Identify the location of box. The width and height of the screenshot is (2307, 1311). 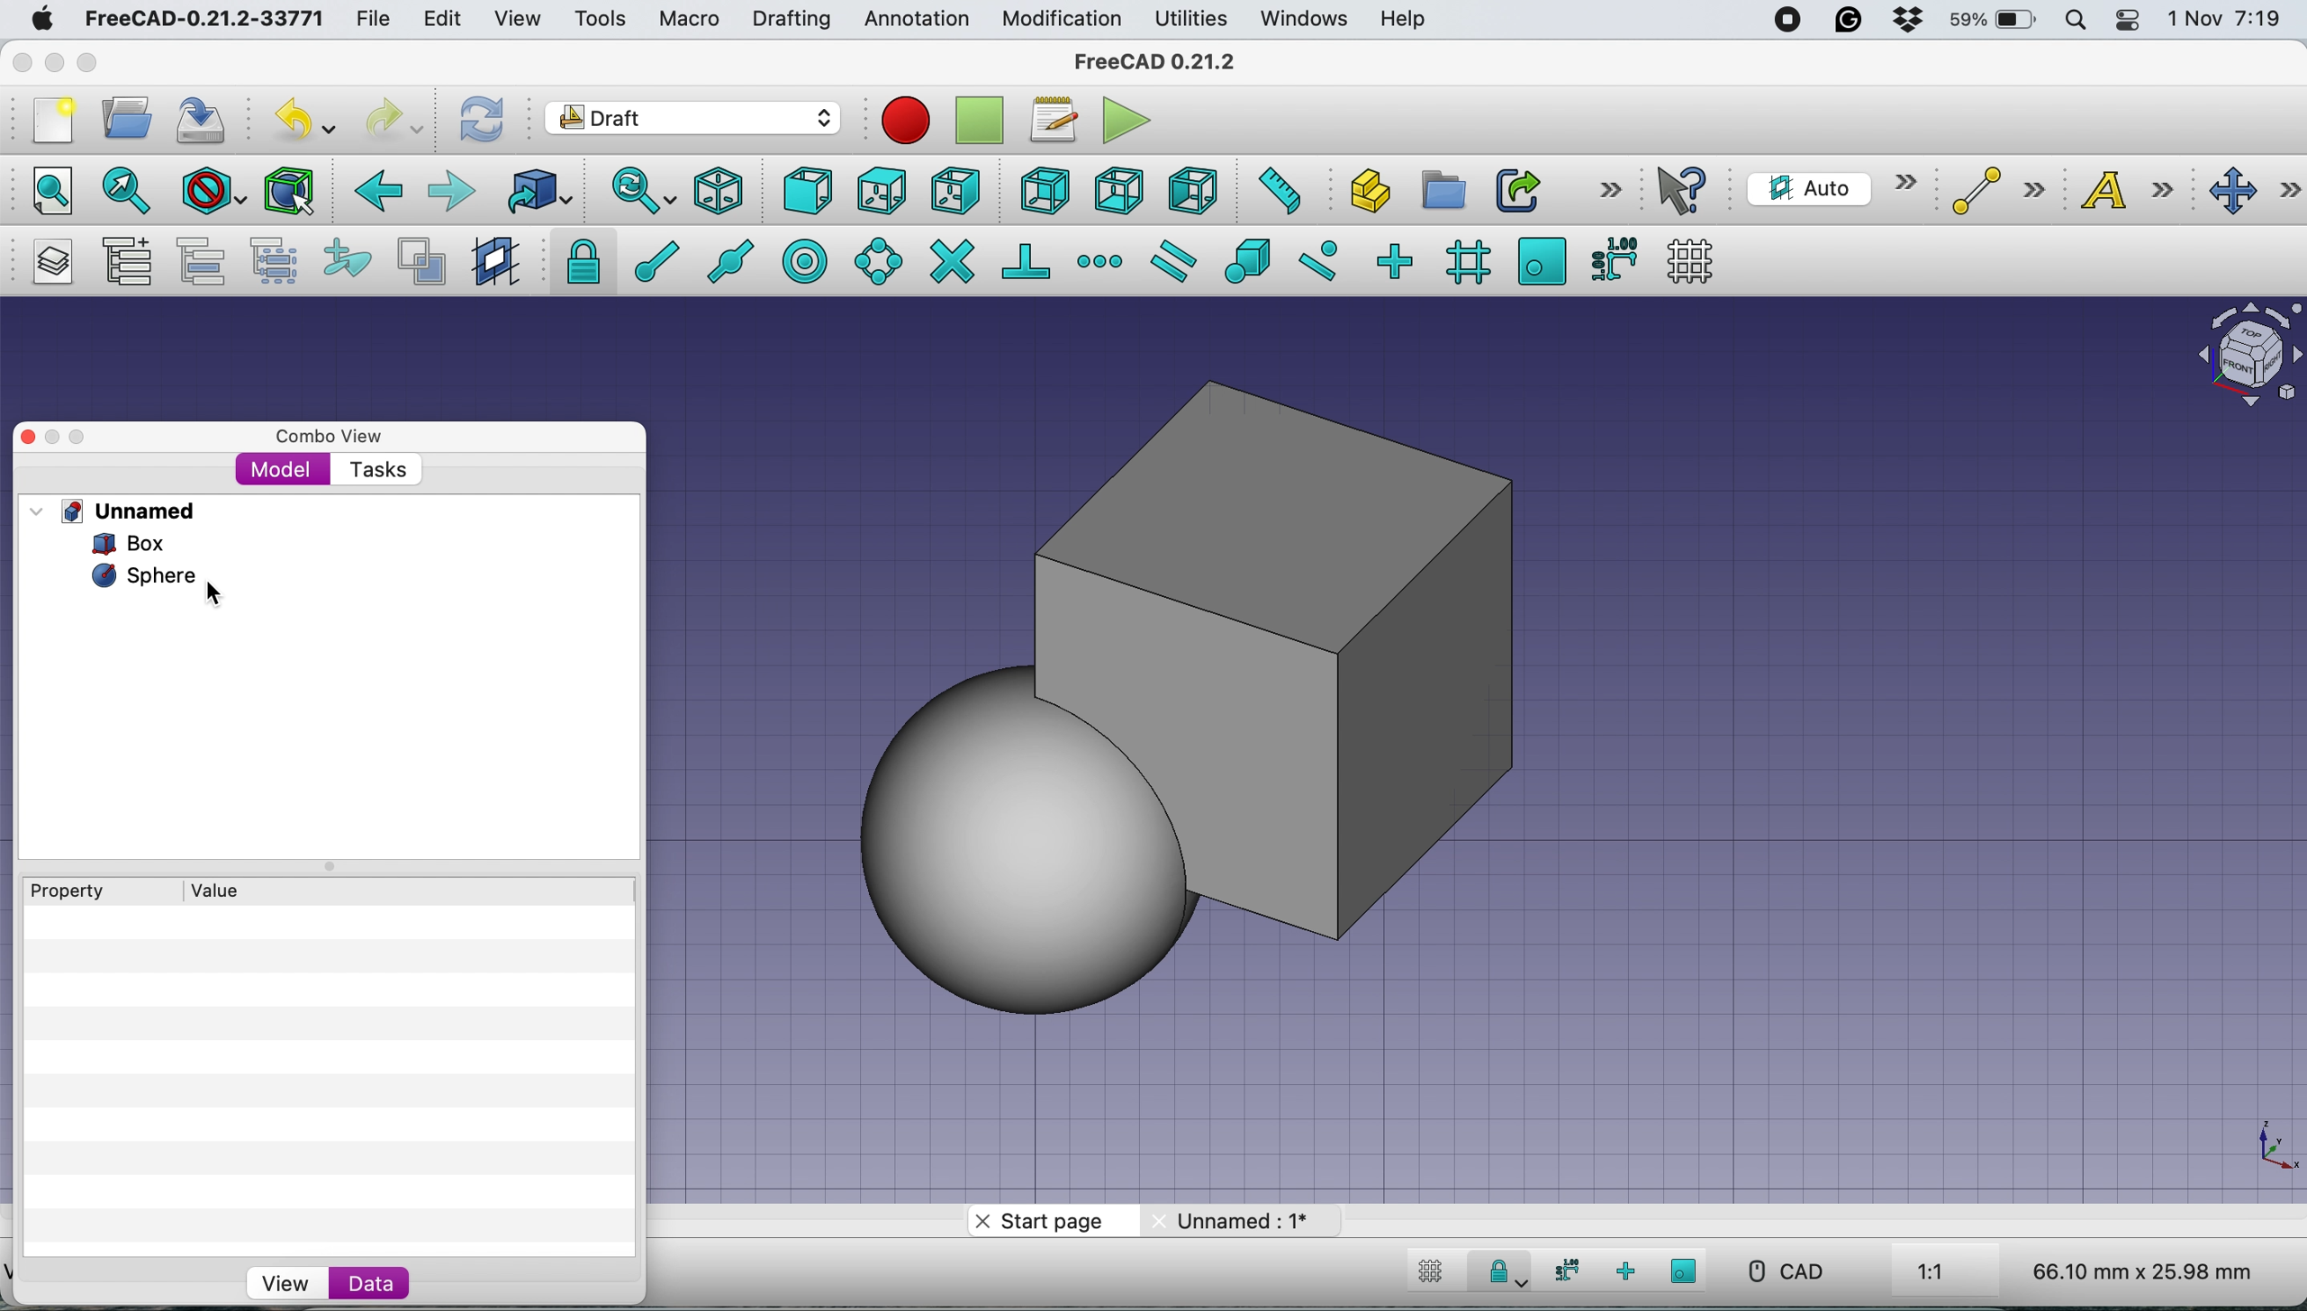
(1435, 657).